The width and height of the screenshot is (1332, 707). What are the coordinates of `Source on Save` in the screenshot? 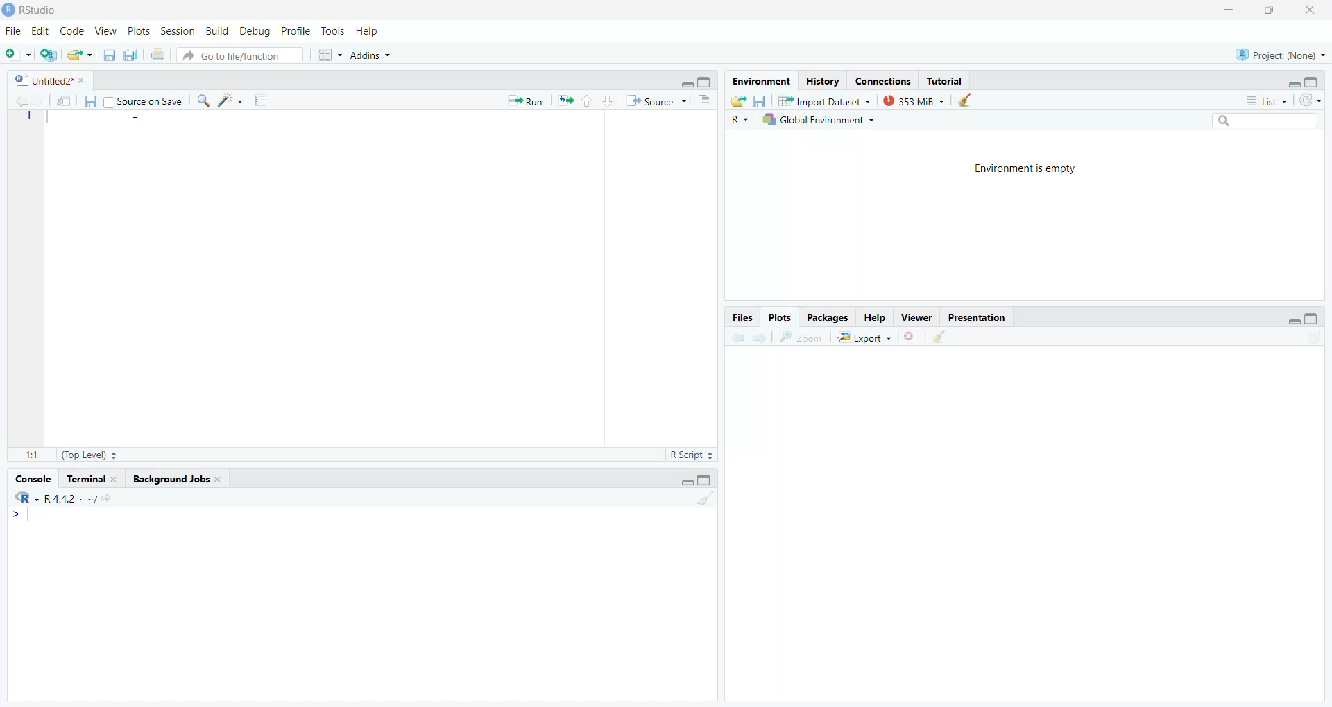 It's located at (144, 102).